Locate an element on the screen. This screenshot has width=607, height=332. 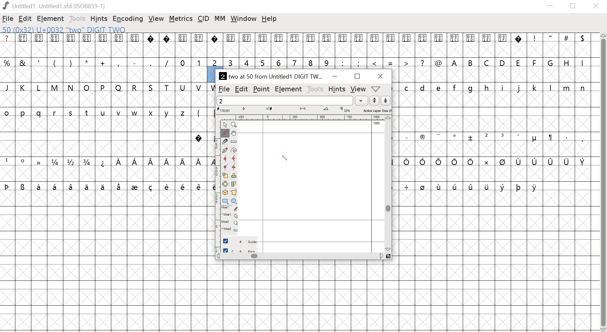
corner is located at coordinates (226, 167).